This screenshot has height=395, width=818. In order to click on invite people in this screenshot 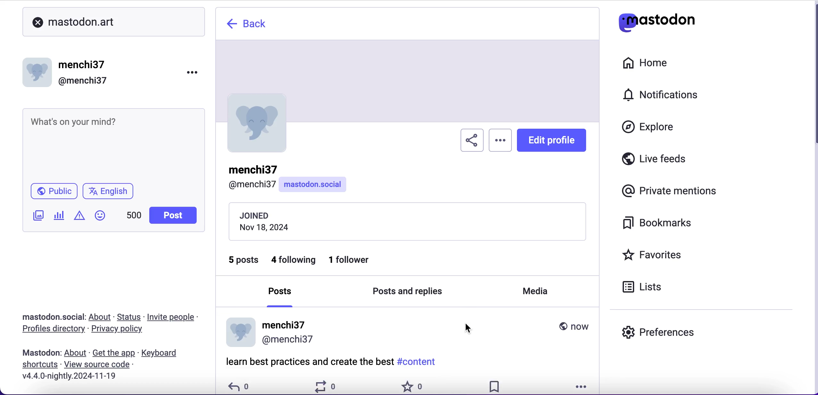, I will do `click(177, 317)`.